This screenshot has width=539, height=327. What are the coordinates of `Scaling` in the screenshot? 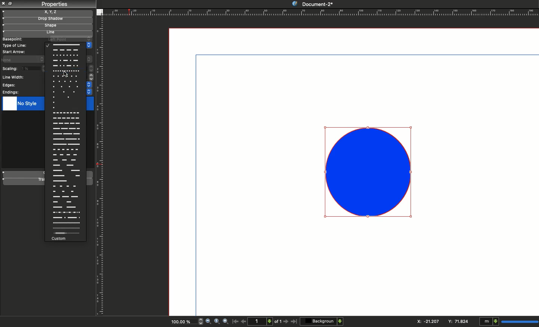 It's located at (10, 69).